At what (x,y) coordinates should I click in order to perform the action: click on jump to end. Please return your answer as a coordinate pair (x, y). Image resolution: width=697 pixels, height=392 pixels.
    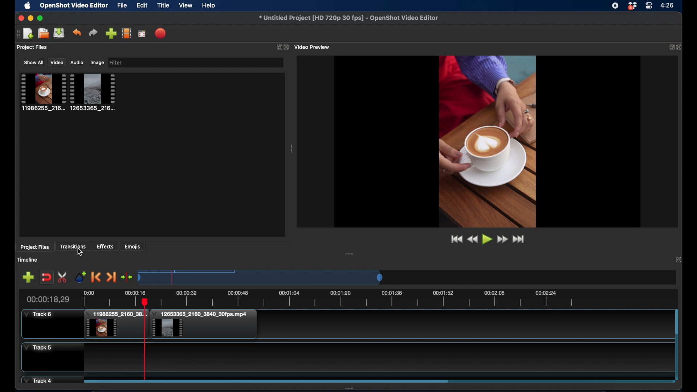
    Looking at the image, I should click on (520, 239).